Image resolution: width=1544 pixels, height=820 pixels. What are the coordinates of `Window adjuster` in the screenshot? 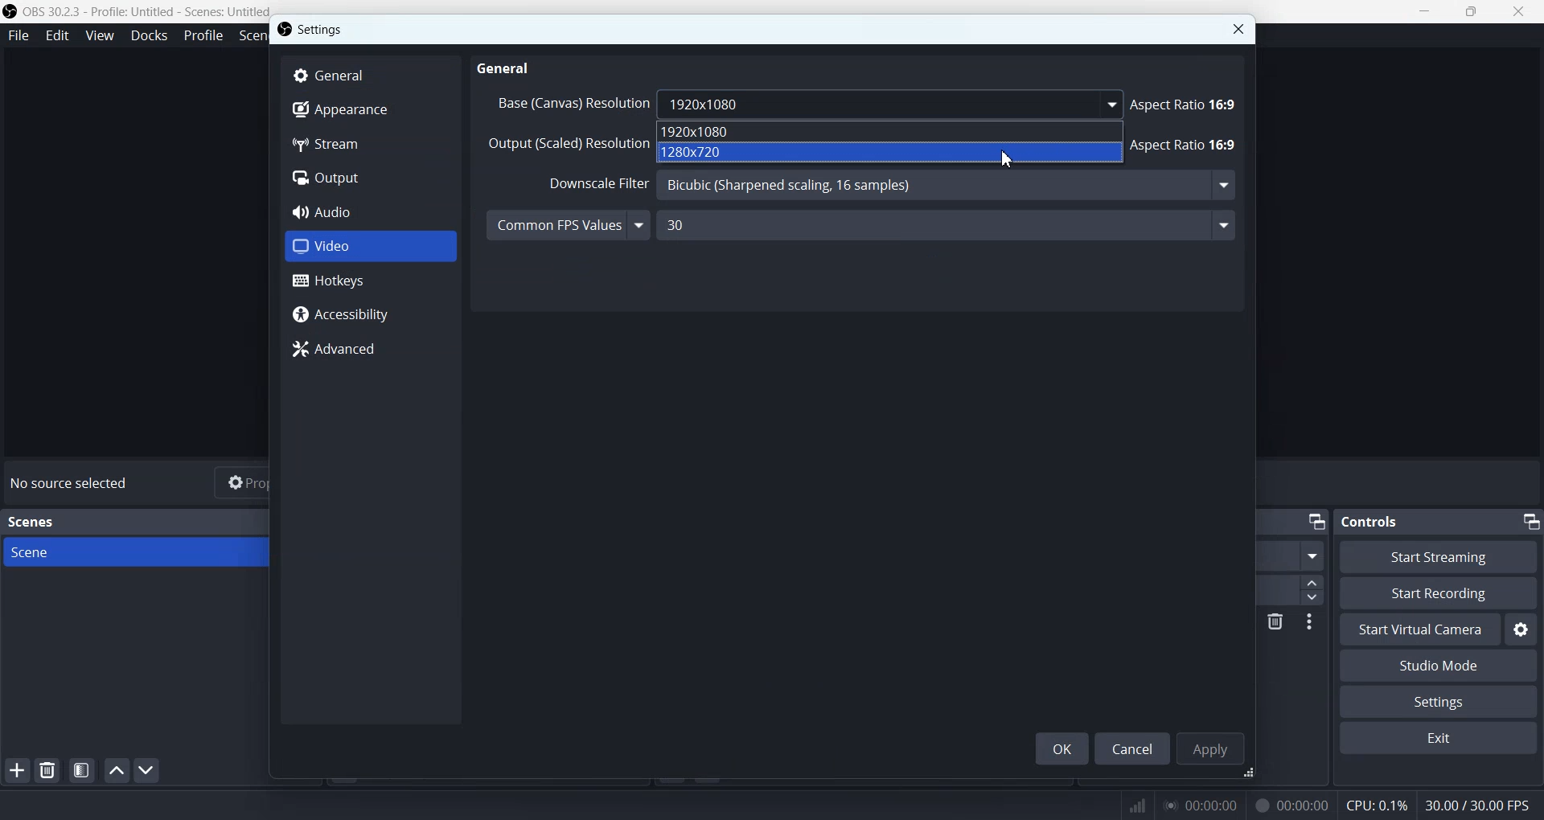 It's located at (1252, 773).